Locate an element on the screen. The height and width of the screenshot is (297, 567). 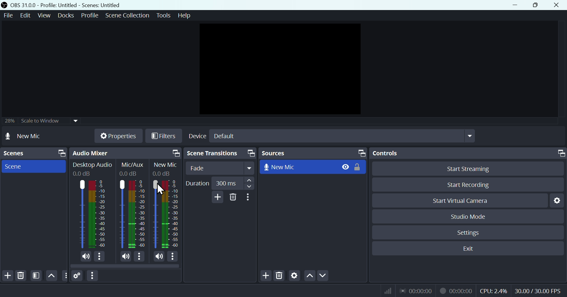
Add is located at coordinates (216, 197).